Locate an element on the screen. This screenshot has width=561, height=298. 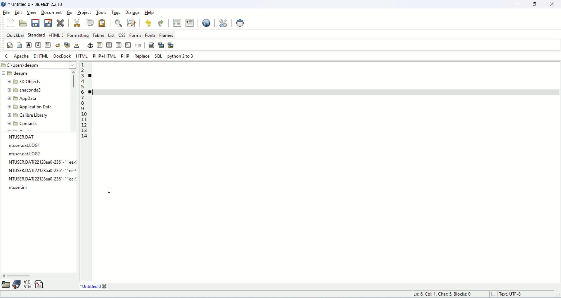
DocBook is located at coordinates (62, 55).